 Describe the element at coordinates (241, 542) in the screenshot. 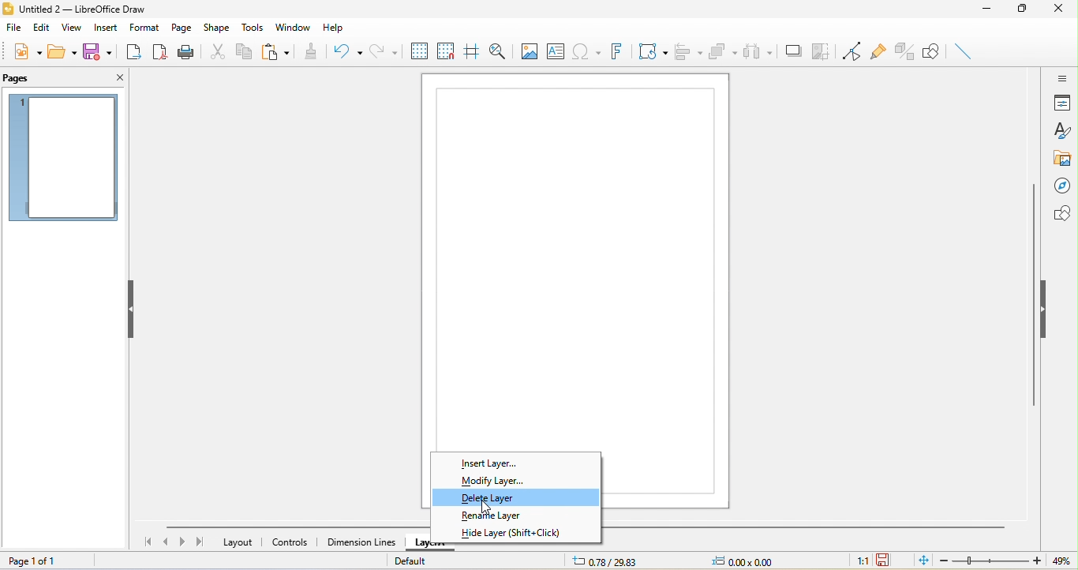

I see `layout` at that location.